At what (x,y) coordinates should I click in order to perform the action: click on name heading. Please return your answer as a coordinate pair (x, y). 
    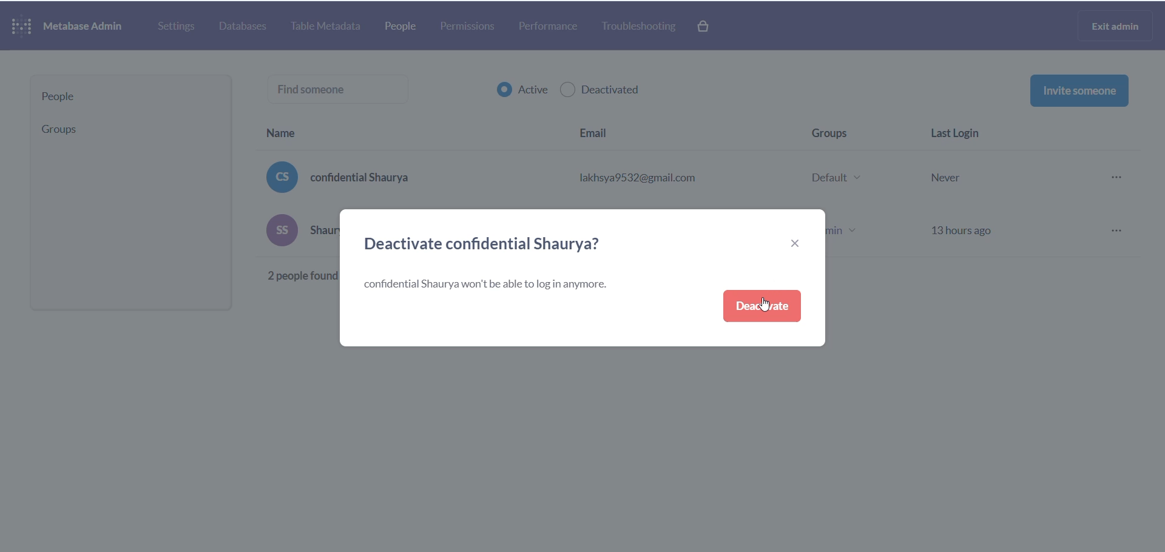
    Looking at the image, I should click on (329, 135).